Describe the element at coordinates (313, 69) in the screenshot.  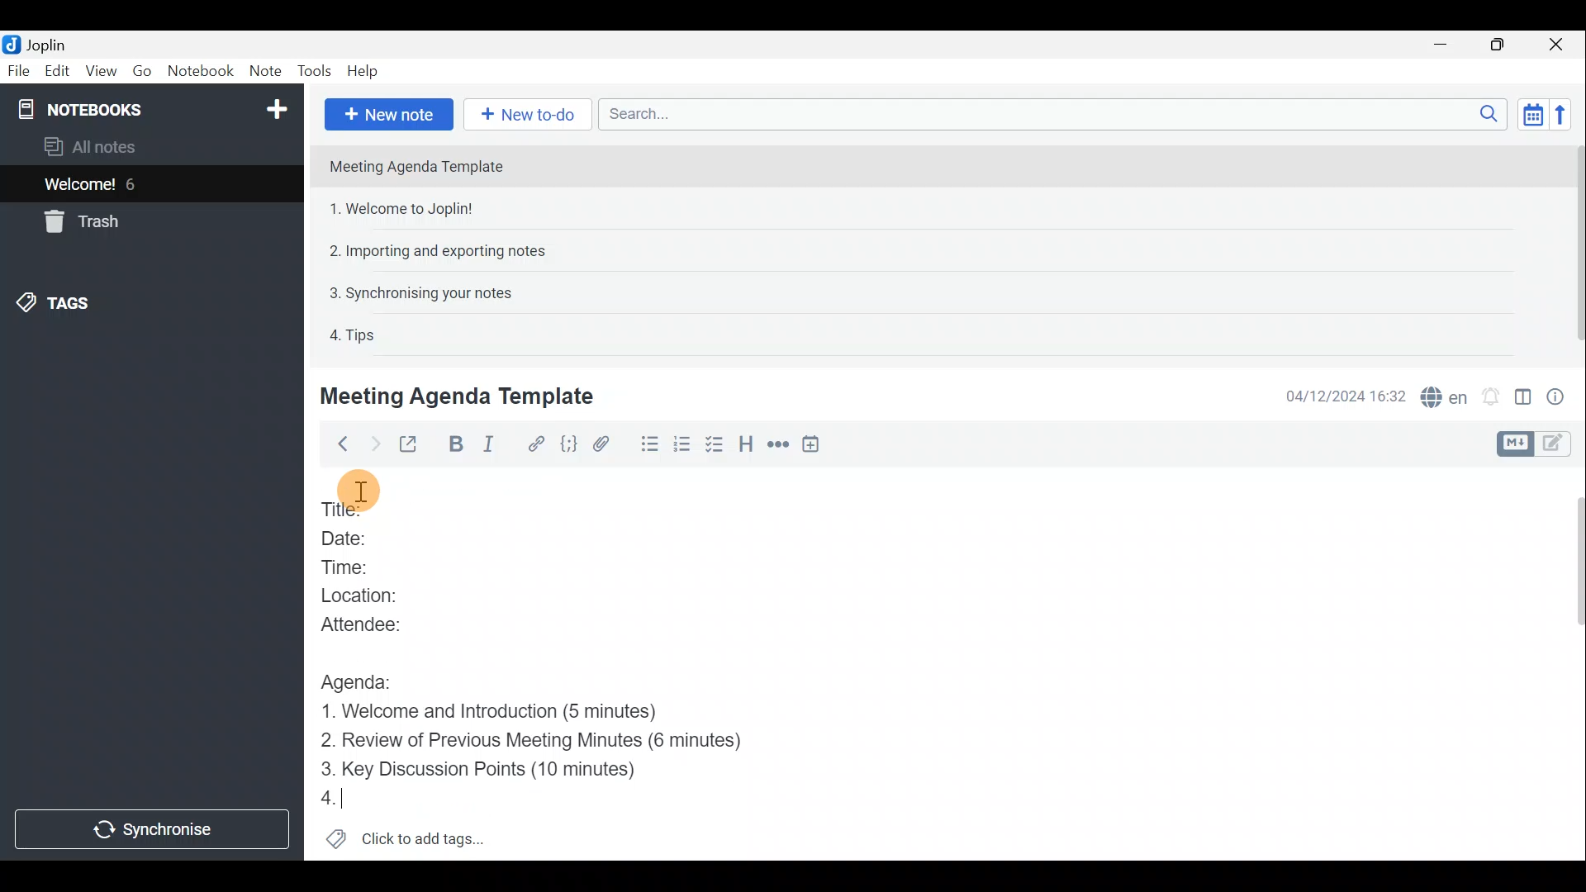
I see `Tools` at that location.